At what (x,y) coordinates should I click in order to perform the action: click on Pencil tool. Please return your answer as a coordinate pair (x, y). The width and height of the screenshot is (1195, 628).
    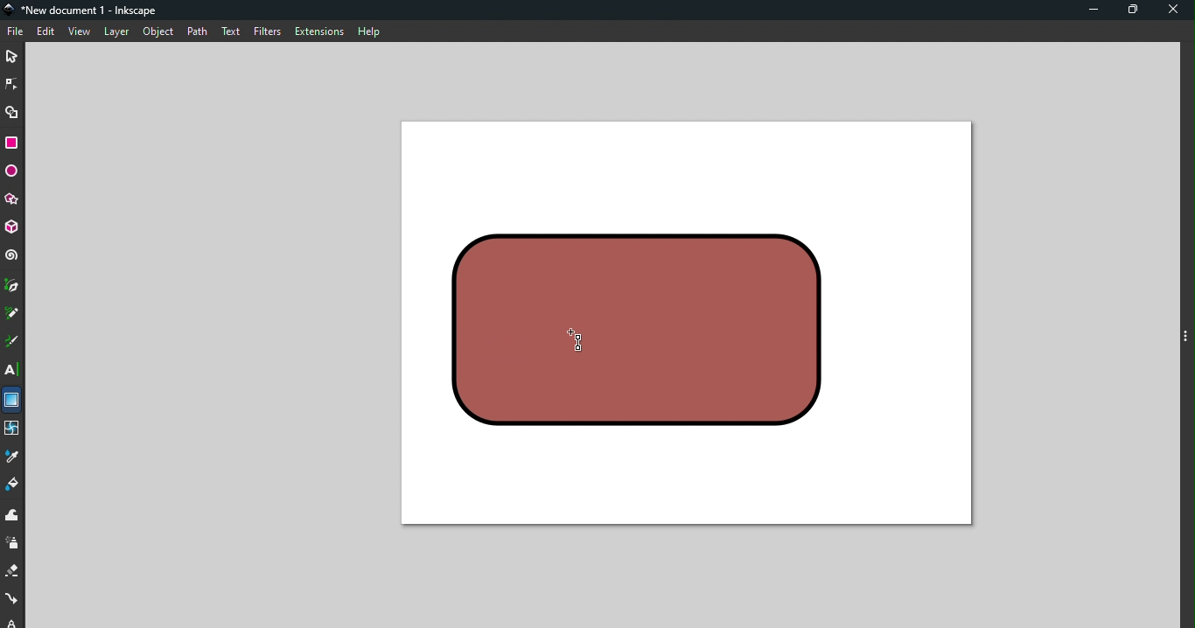
    Looking at the image, I should click on (12, 315).